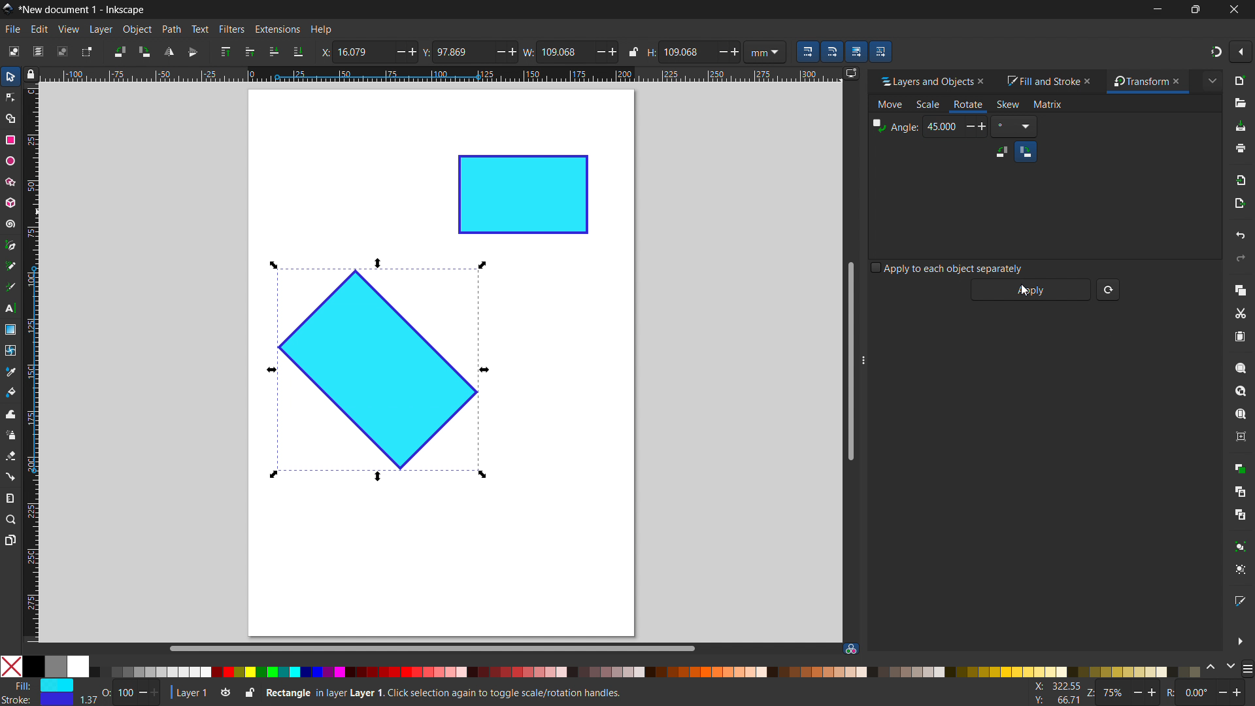 The height and width of the screenshot is (706, 1255). What do you see at coordinates (12, 665) in the screenshot?
I see `No color` at bounding box center [12, 665].